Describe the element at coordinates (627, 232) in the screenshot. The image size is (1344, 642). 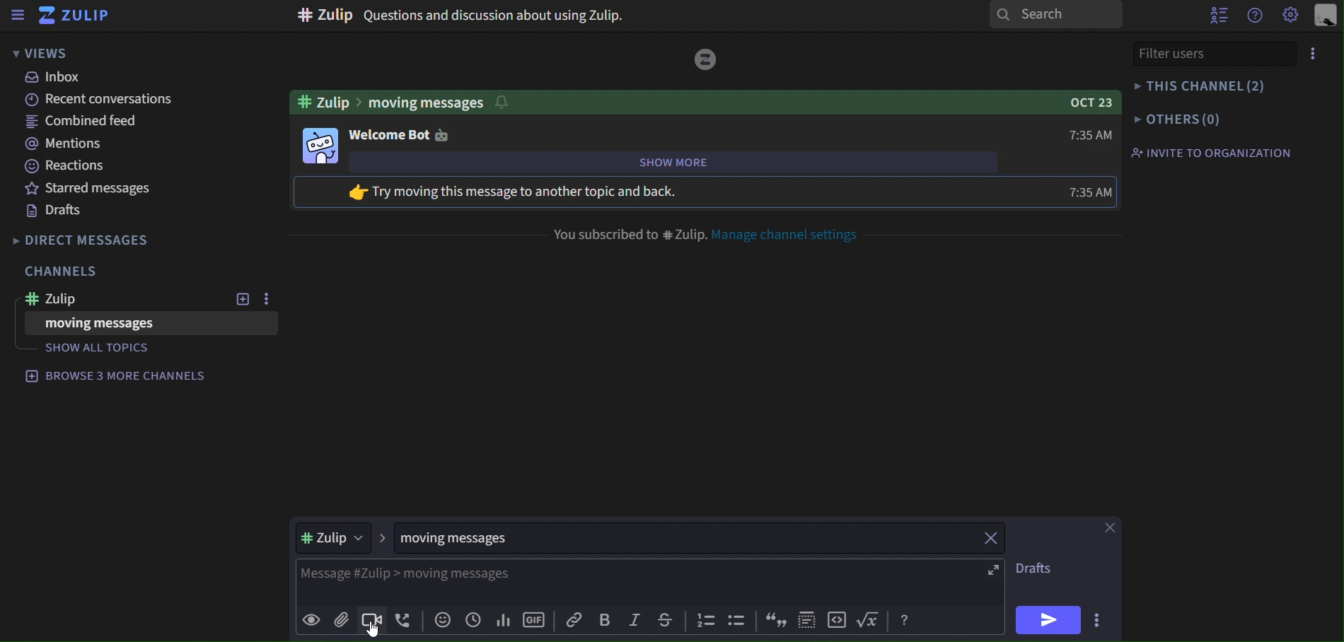
I see `you subscribed to #zulip` at that location.